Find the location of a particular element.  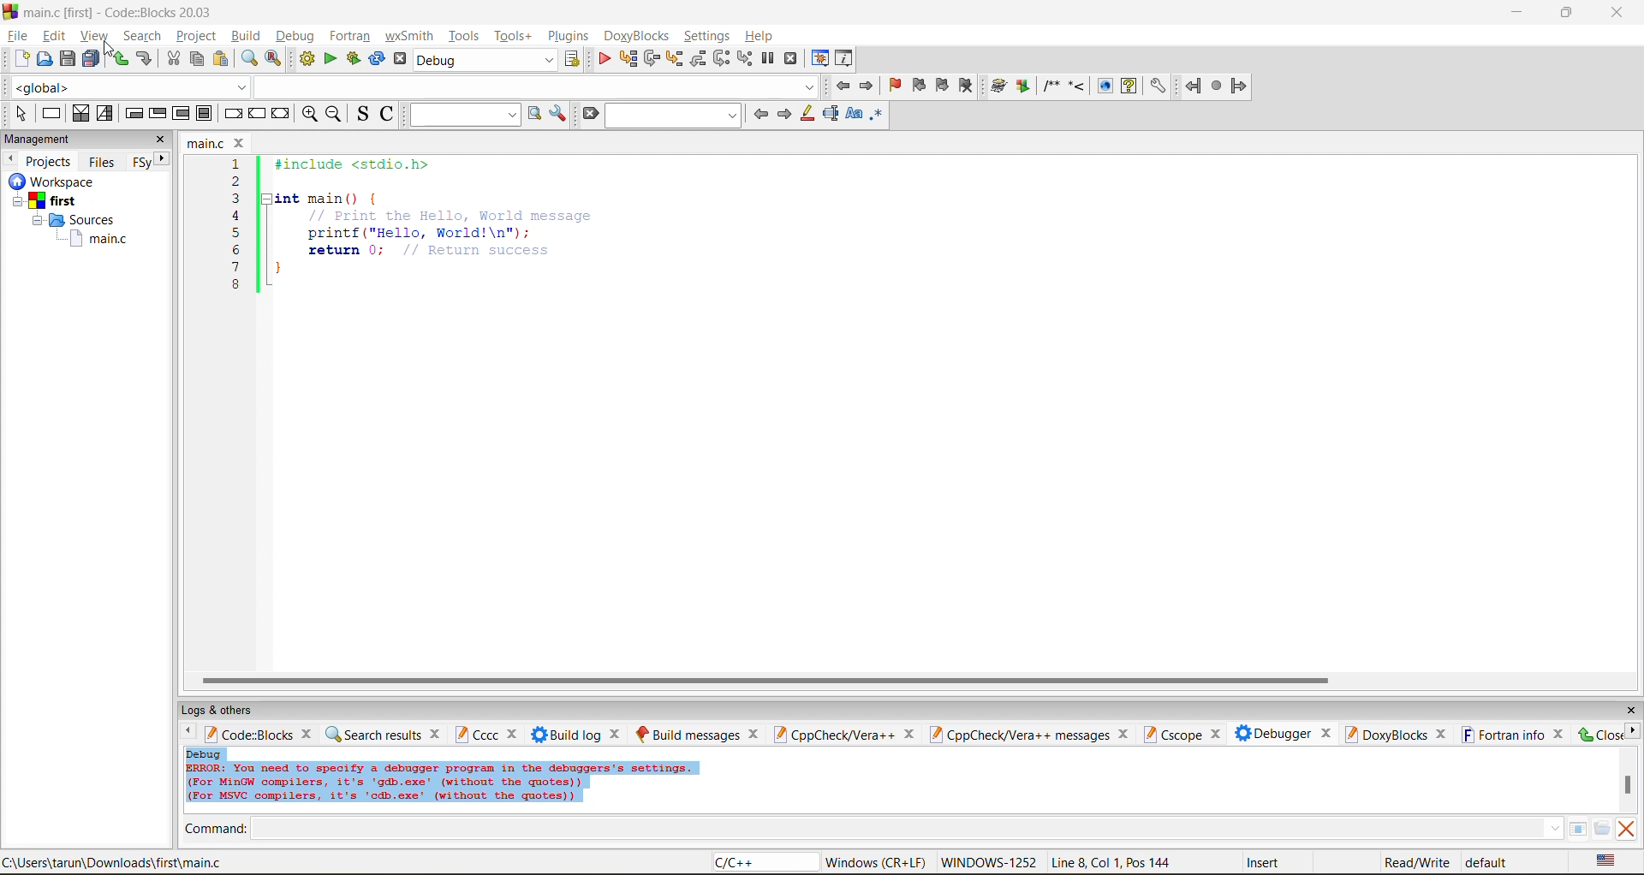

Command tools is located at coordinates (1588, 830).